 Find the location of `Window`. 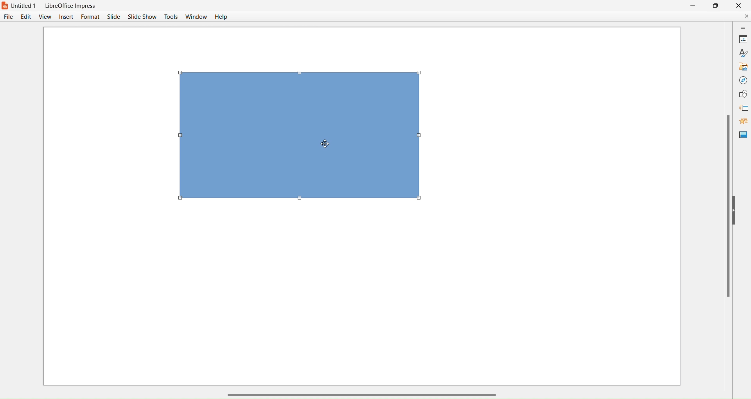

Window is located at coordinates (196, 16).